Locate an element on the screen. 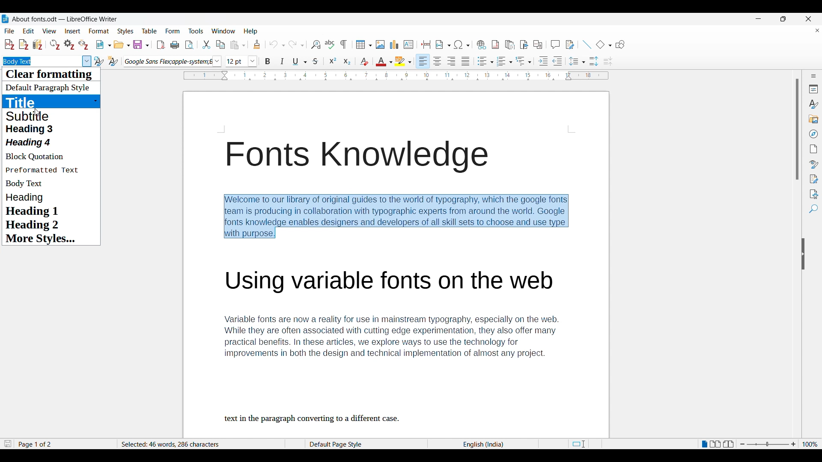  Styles is located at coordinates (813, 104).